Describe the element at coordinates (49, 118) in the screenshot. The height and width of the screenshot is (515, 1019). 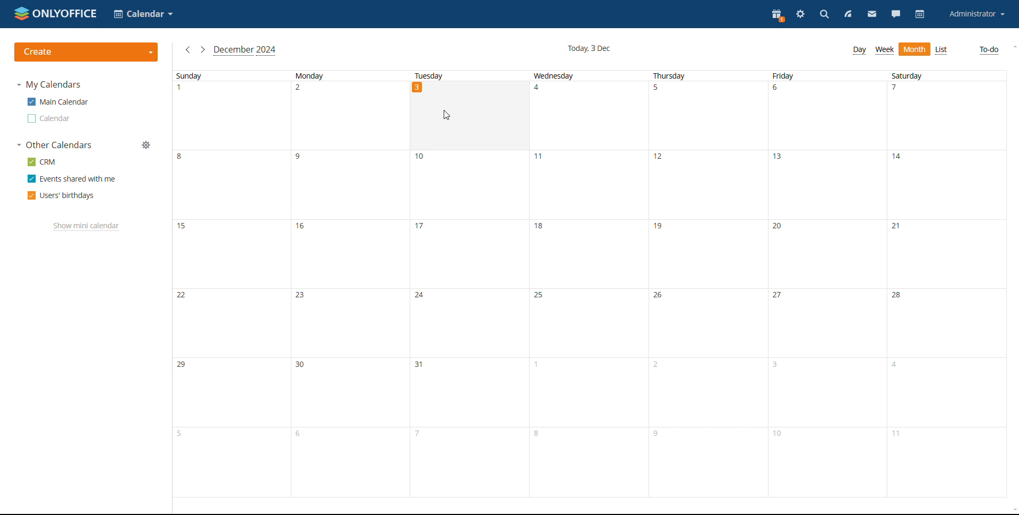
I see `other calendar` at that location.